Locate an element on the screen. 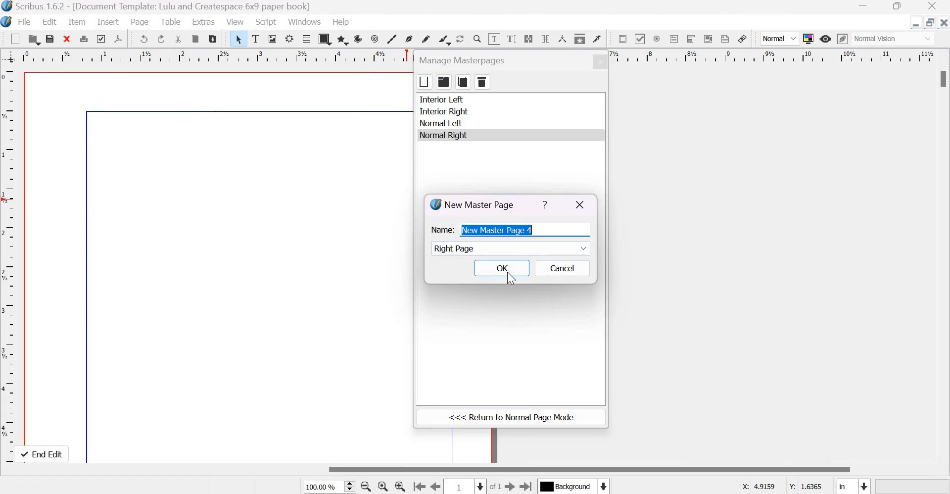 The height and width of the screenshot is (494, 950). close is located at coordinates (581, 204).